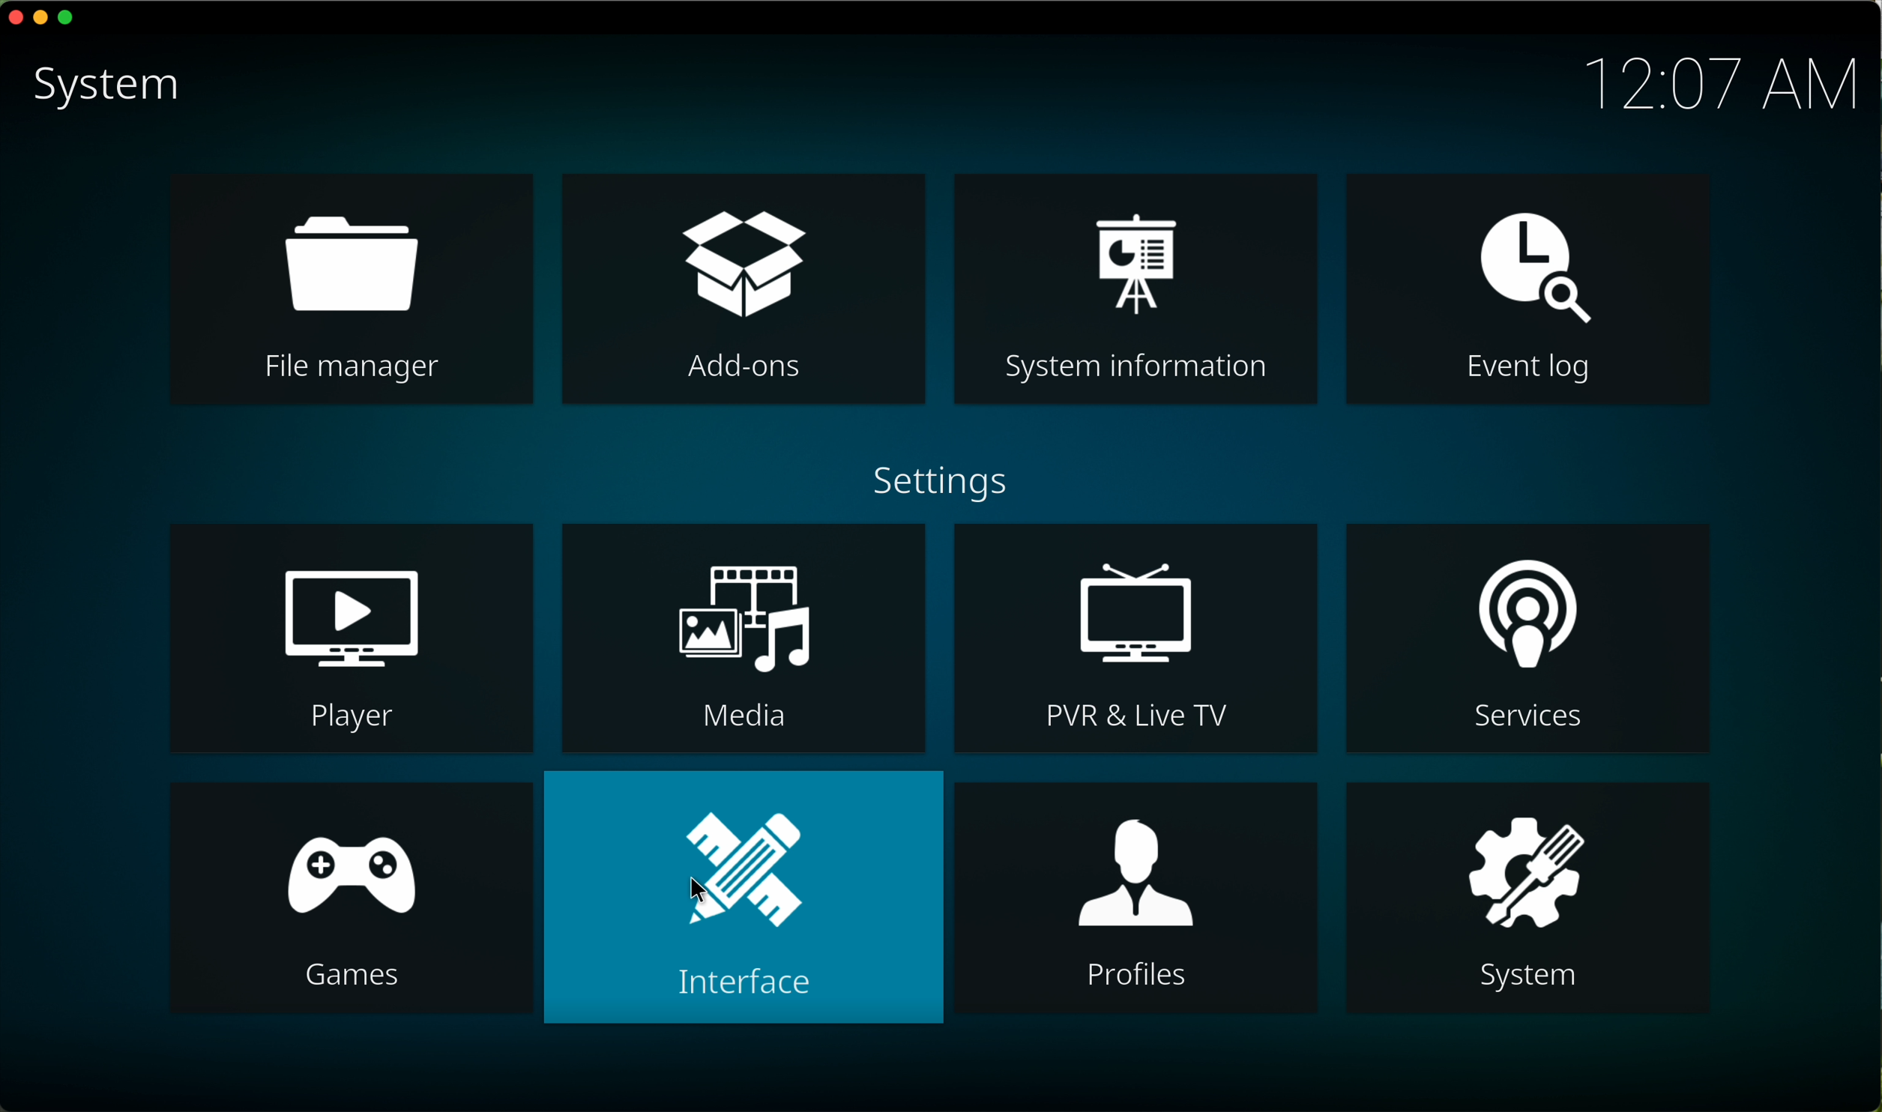 This screenshot has height=1112, width=1882. Describe the element at coordinates (744, 286) in the screenshot. I see `add-ons` at that location.